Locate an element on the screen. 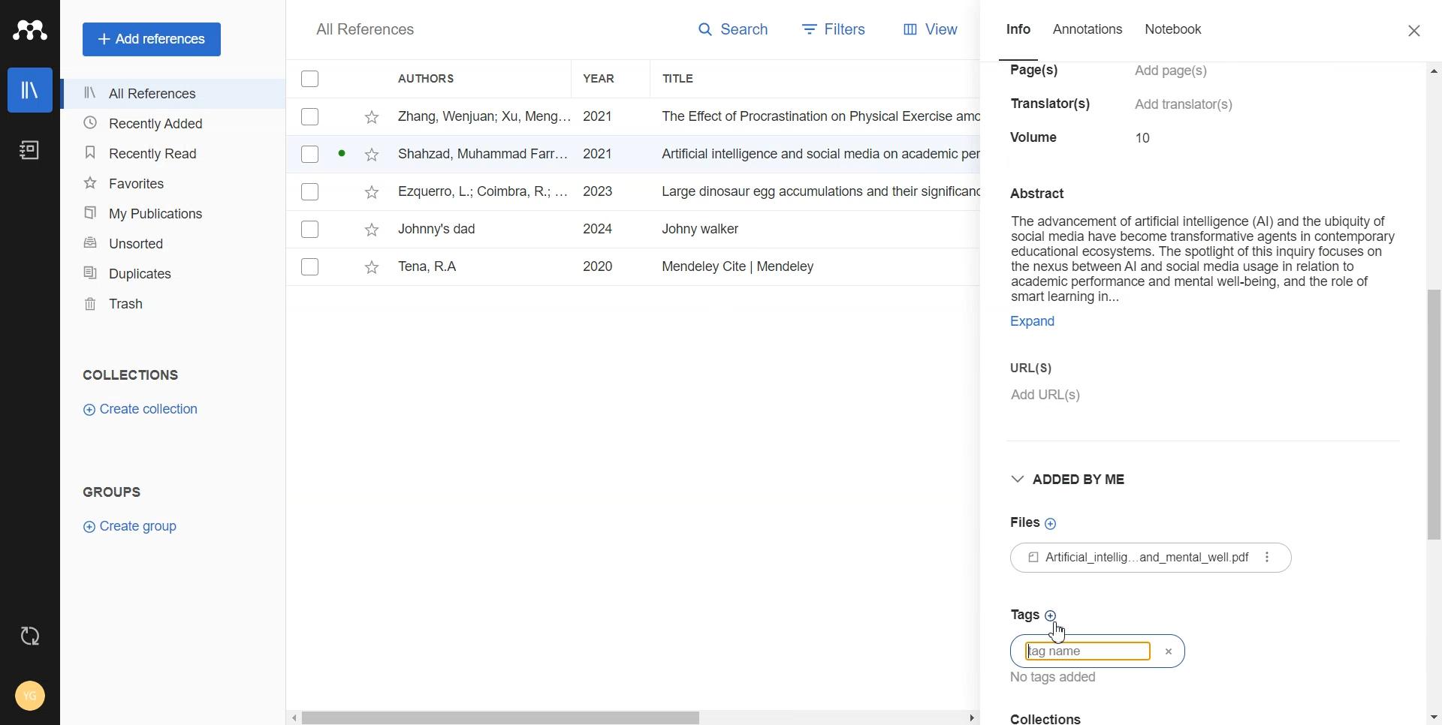  Add references is located at coordinates (152, 38).